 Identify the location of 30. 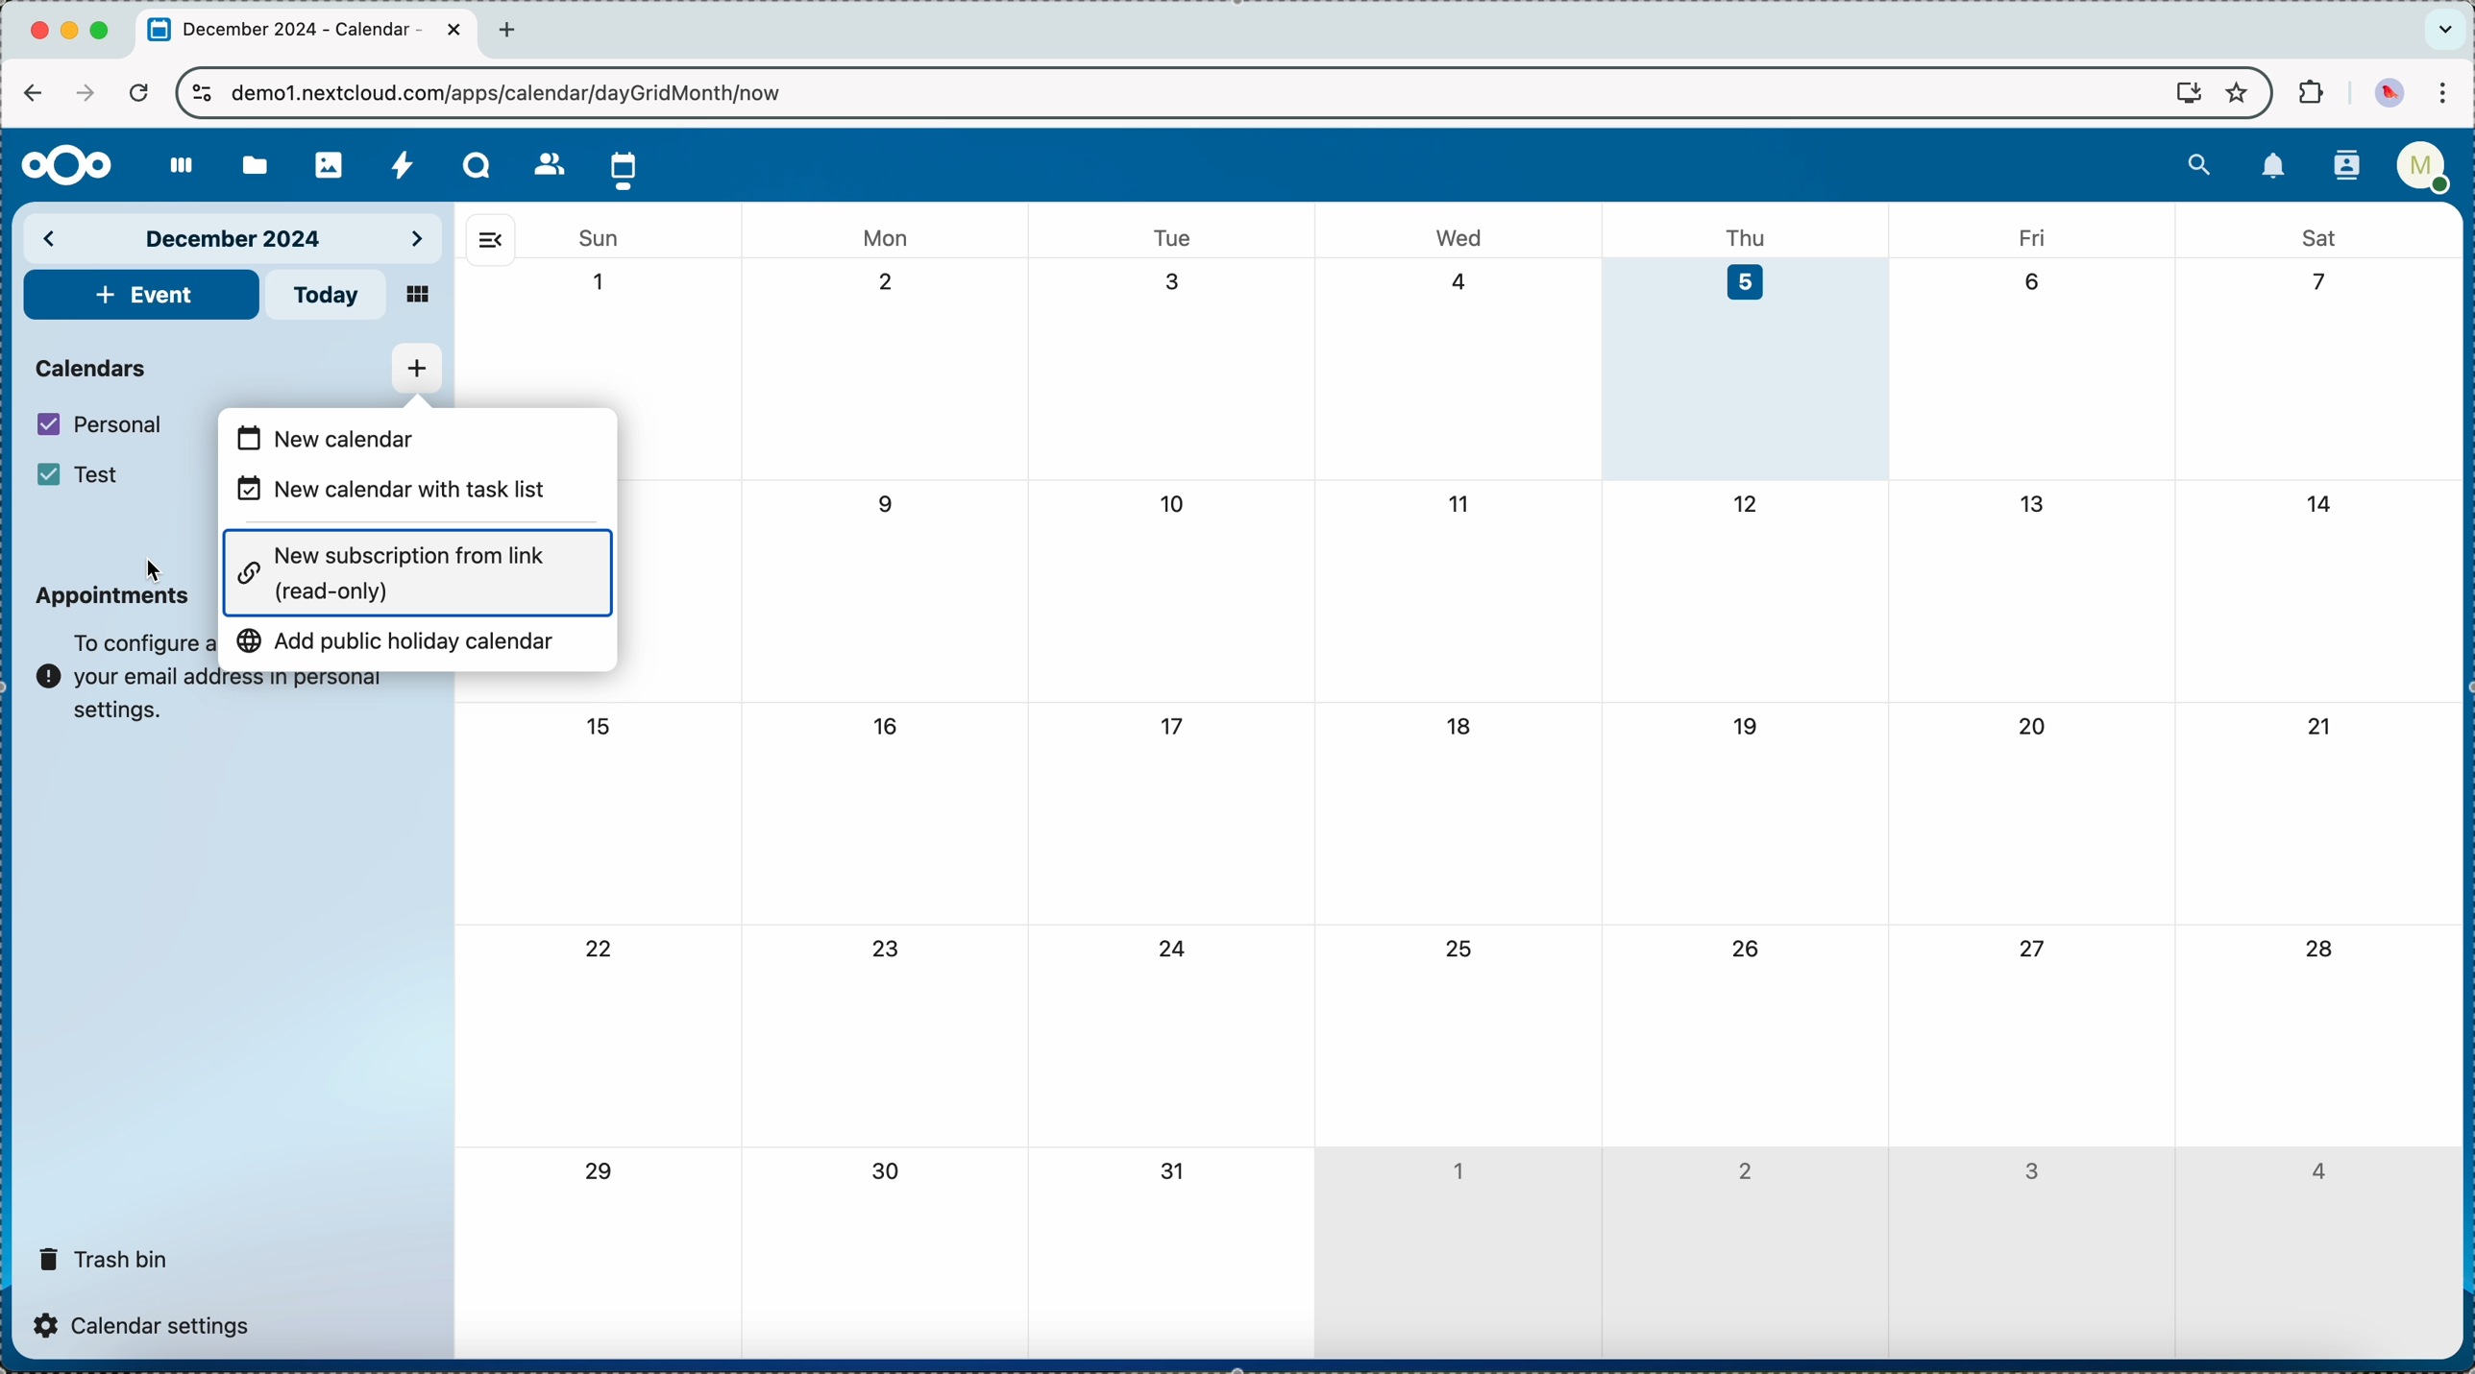
(893, 1174).